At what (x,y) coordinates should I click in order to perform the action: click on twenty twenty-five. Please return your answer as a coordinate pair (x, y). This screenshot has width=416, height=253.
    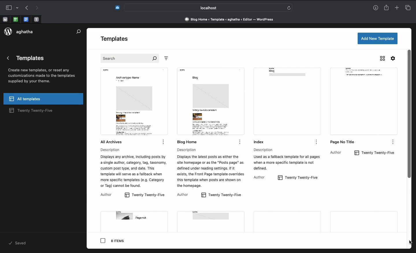
    Looking at the image, I should click on (299, 178).